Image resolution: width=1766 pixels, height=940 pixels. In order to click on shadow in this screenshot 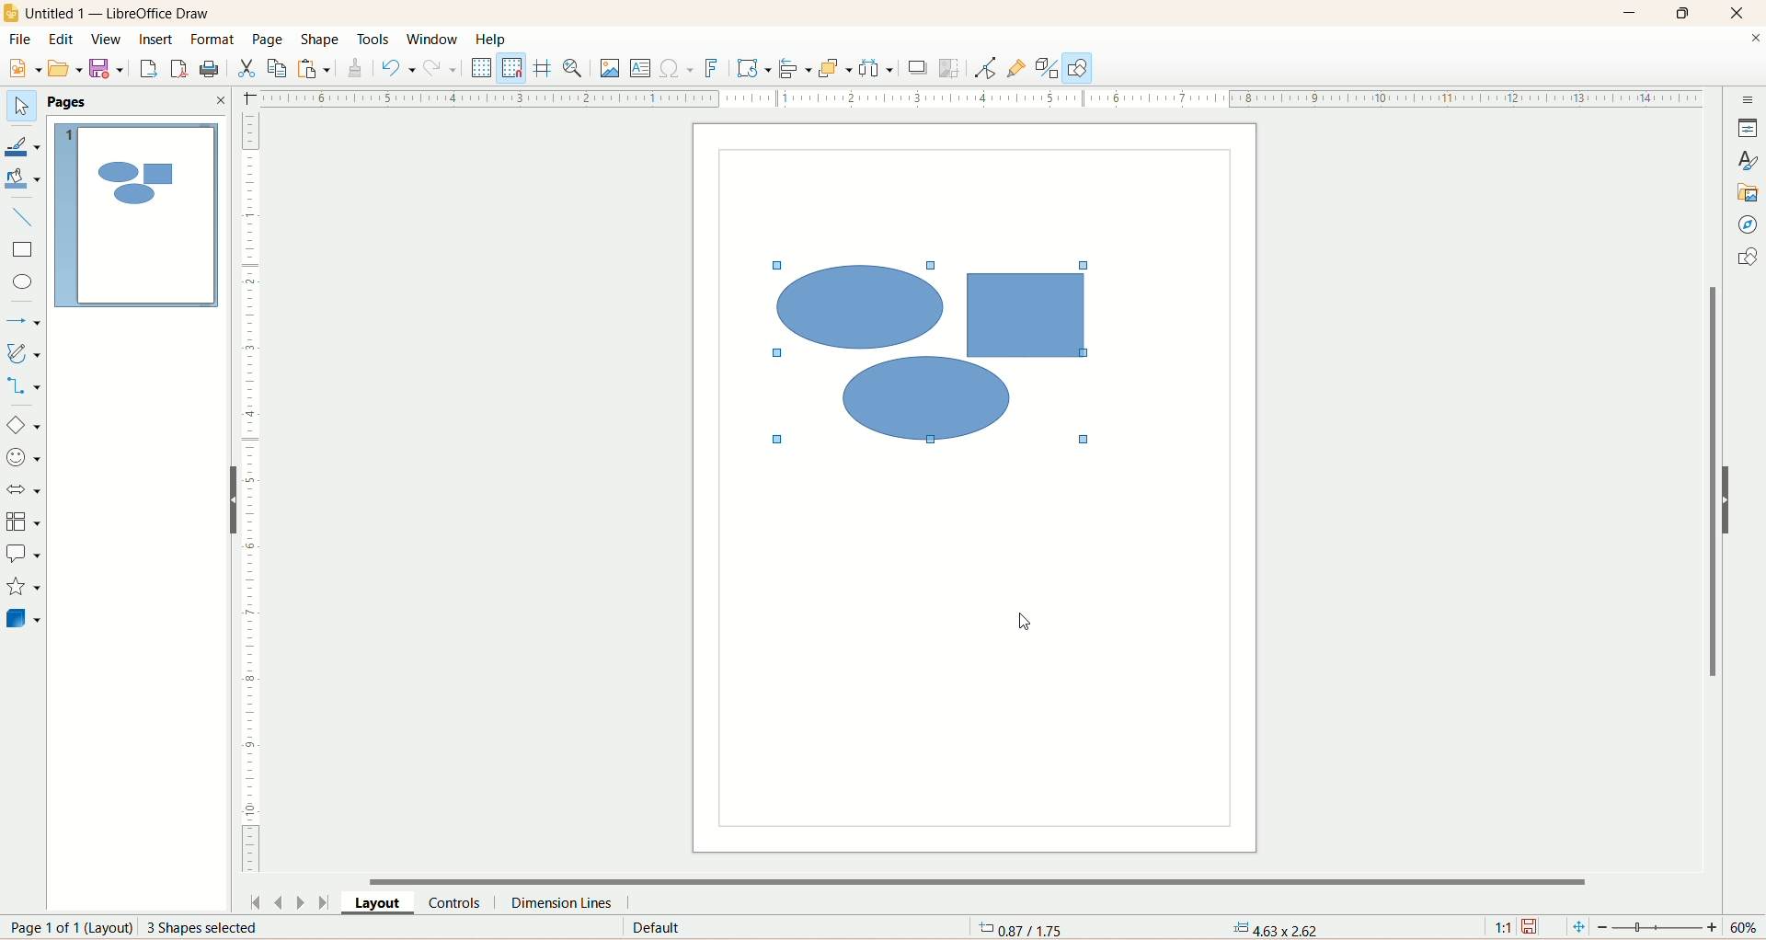, I will do `click(920, 71)`.